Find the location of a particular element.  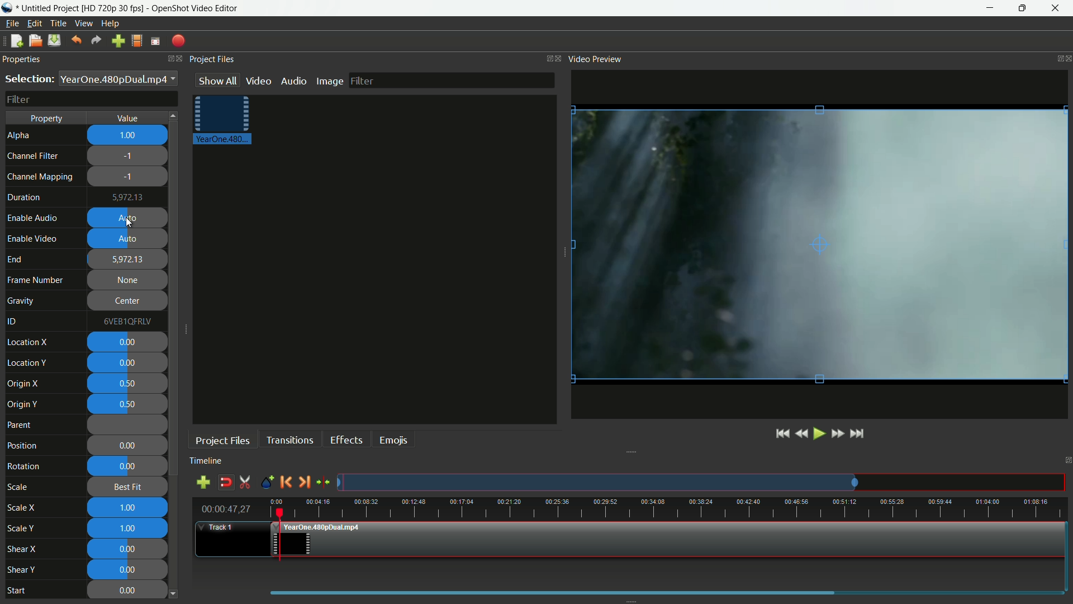

profile is located at coordinates (136, 41).